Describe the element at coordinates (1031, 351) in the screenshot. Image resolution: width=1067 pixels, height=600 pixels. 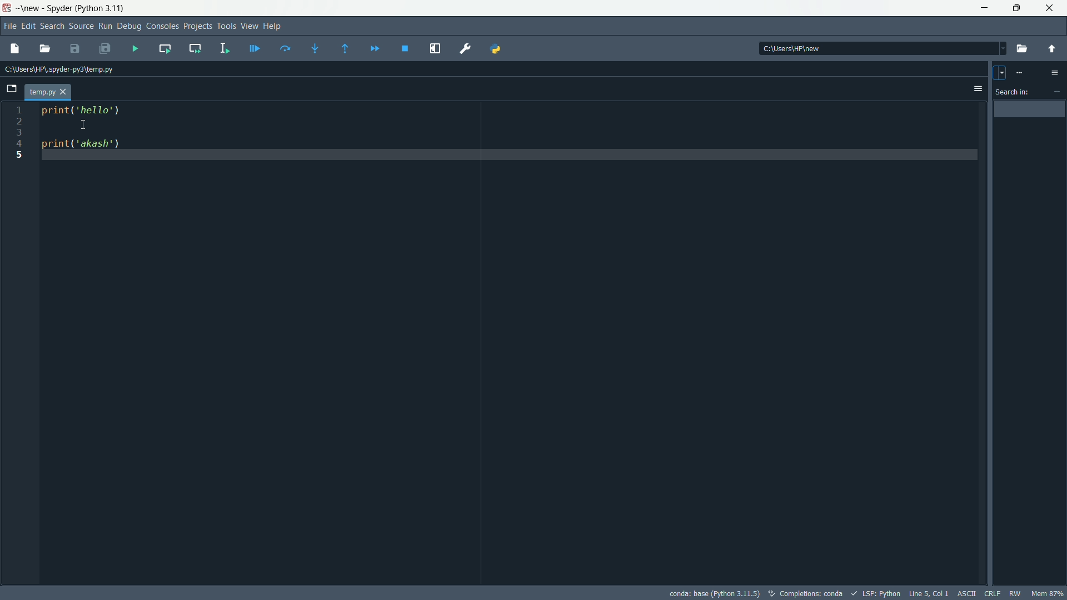
I see `Search pane` at that location.